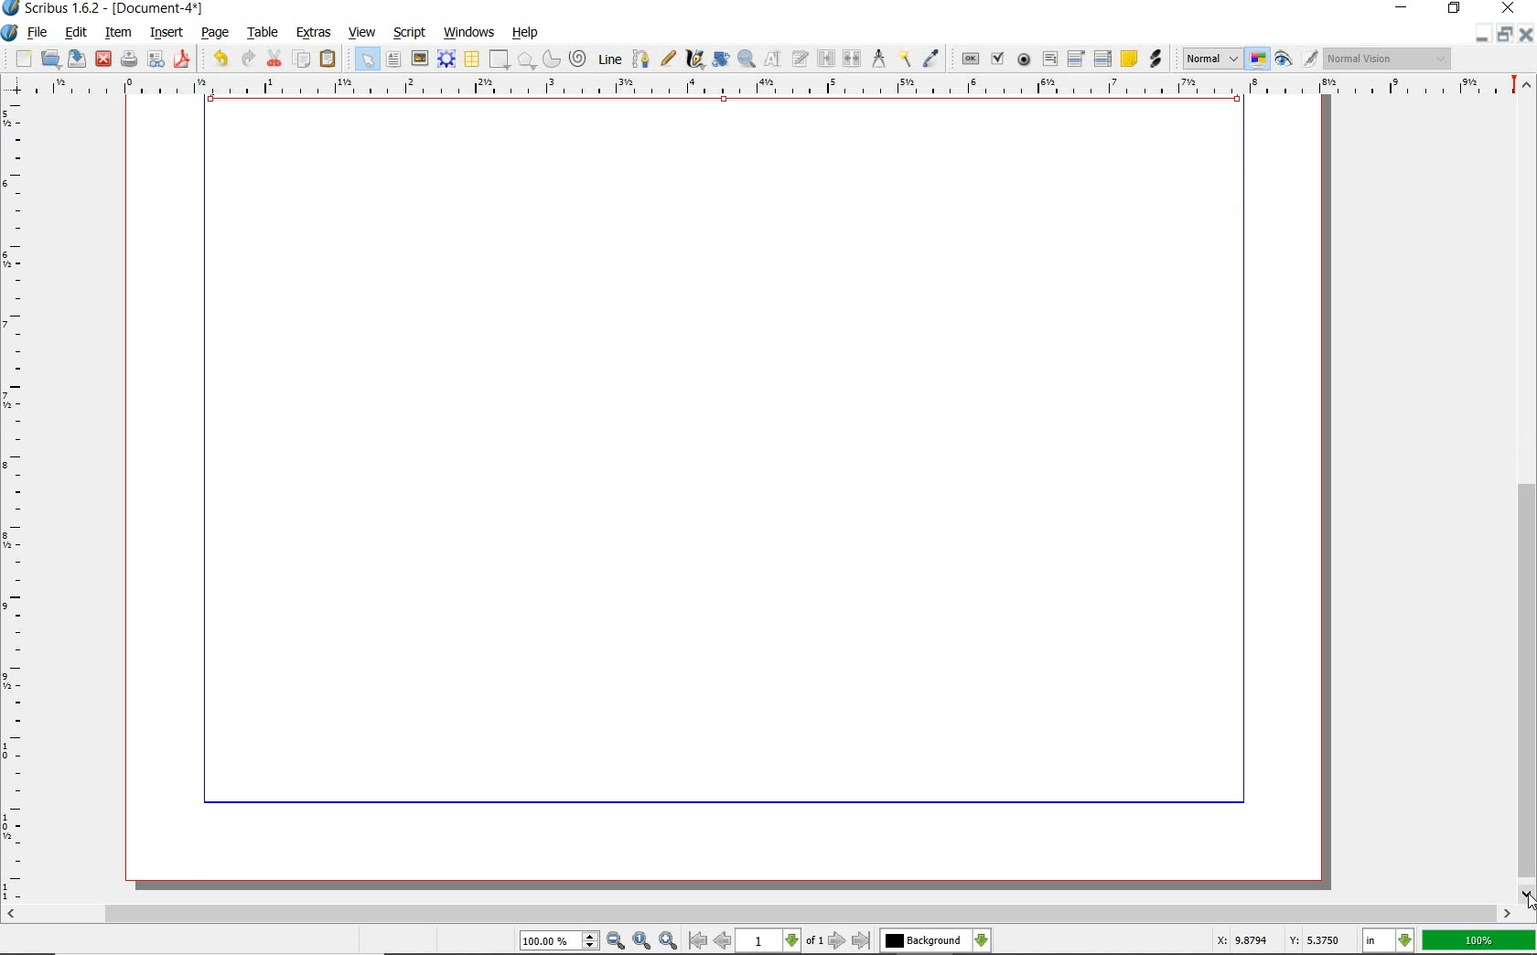  What do you see at coordinates (799, 59) in the screenshot?
I see `edit text with story editor` at bounding box center [799, 59].